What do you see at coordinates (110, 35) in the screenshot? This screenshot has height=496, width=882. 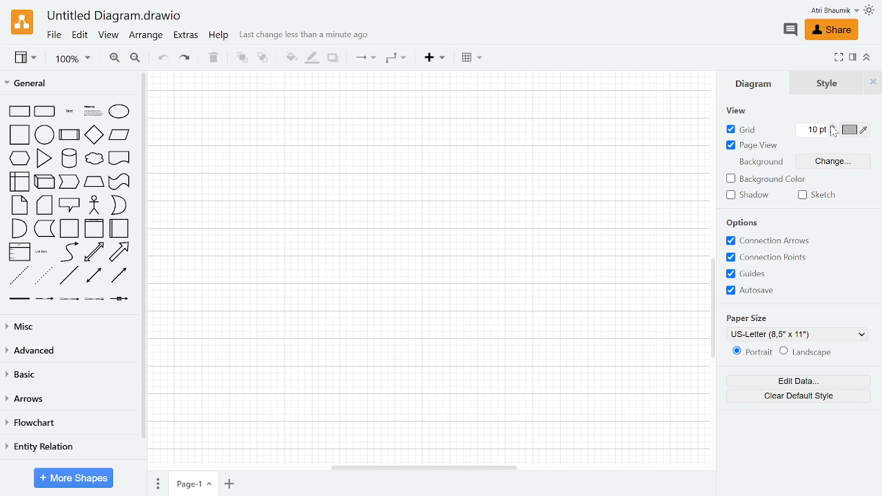 I see `View` at bounding box center [110, 35].